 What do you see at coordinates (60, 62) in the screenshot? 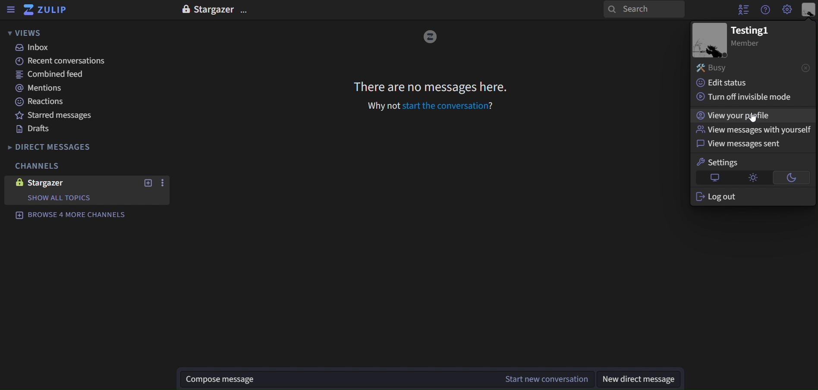
I see `recent conversations` at bounding box center [60, 62].